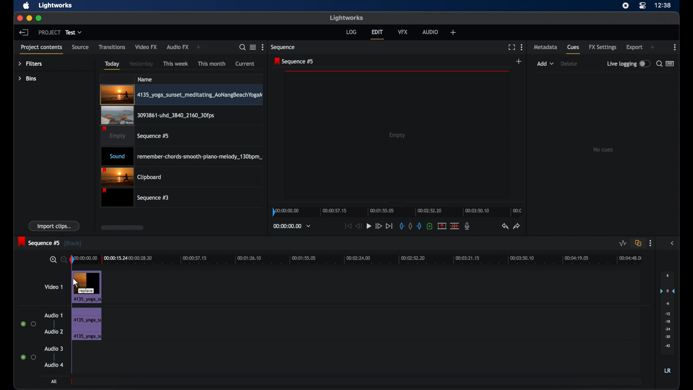  Describe the element at coordinates (53, 316) in the screenshot. I see `audio 1` at that location.